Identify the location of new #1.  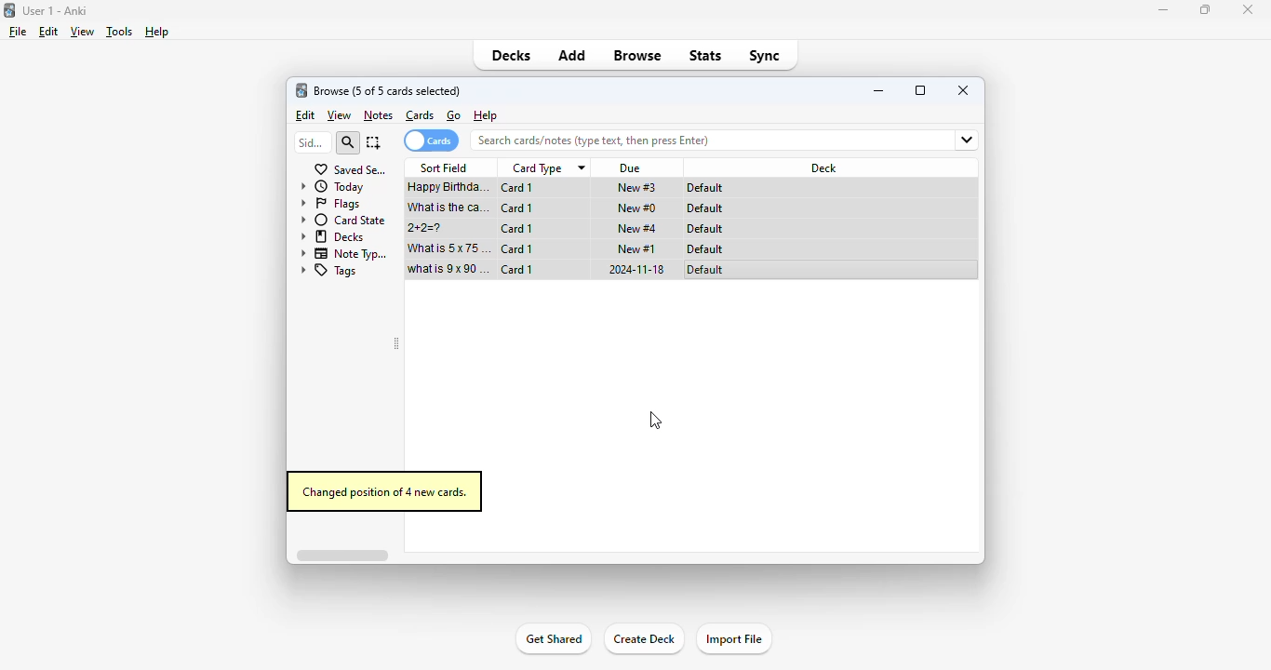
(637, 249).